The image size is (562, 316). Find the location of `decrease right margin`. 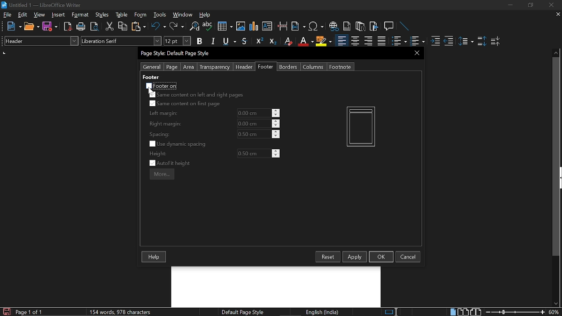

decrease right margin is located at coordinates (276, 126).